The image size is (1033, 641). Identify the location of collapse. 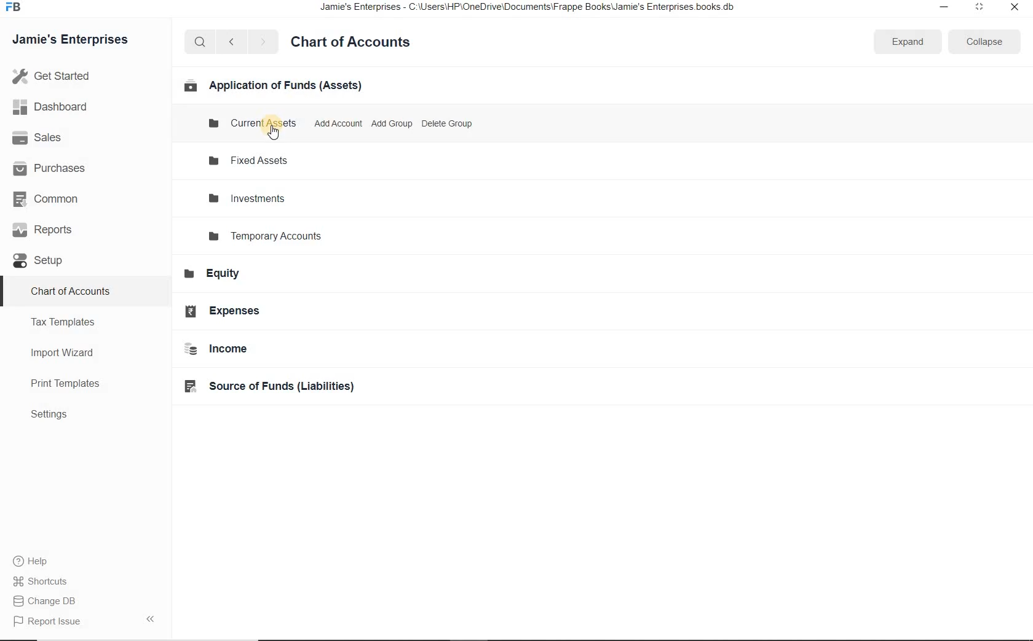
(981, 42).